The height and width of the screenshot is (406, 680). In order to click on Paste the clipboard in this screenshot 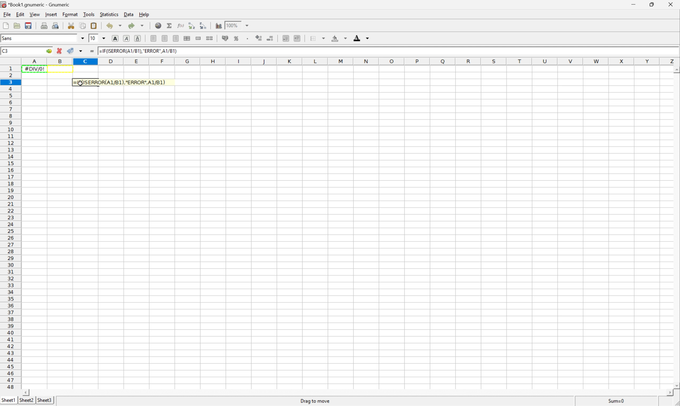, I will do `click(94, 25)`.